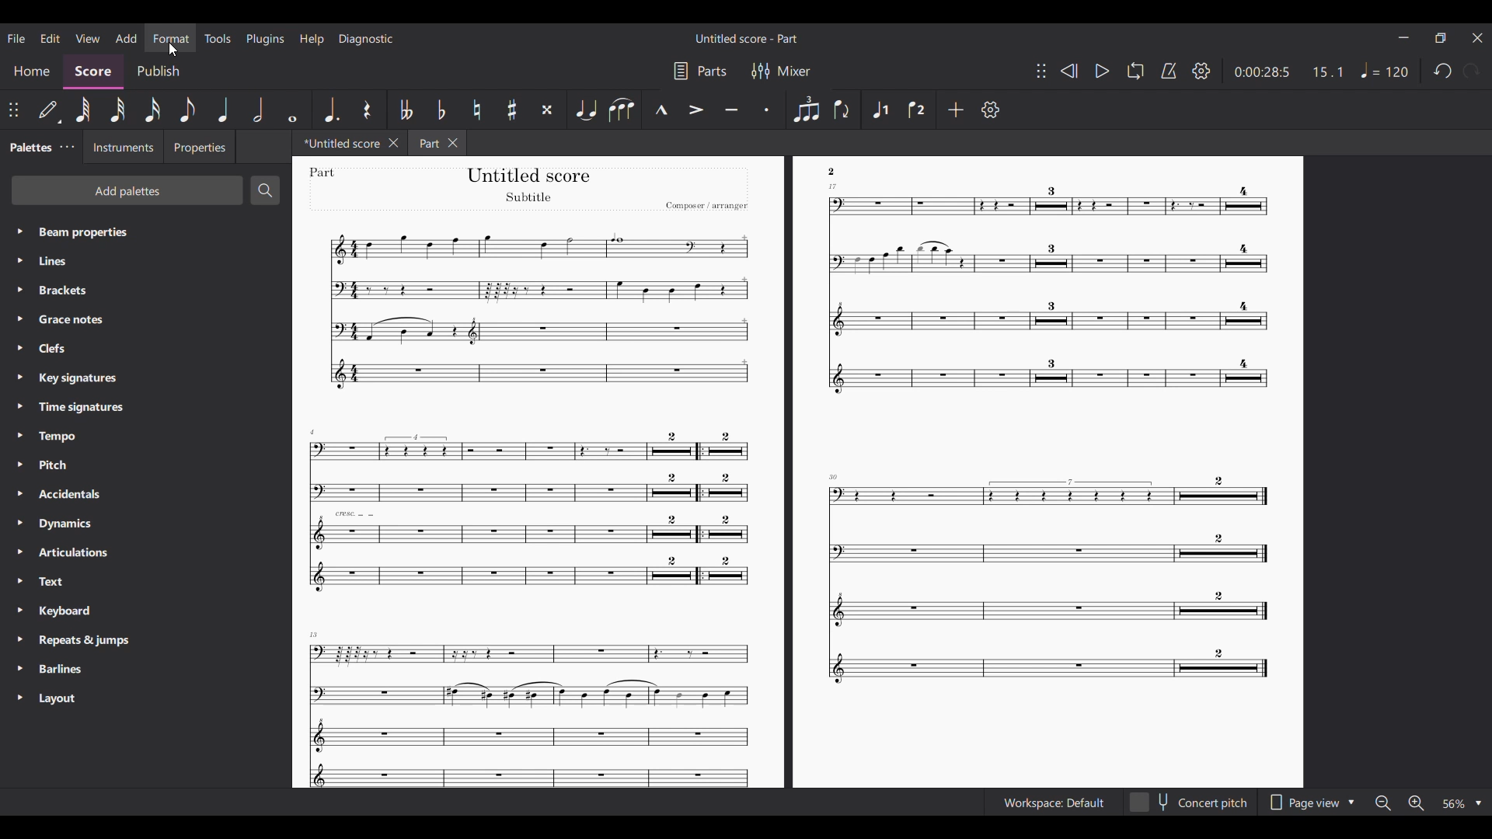 Image resolution: width=1492 pixels, height=839 pixels. I want to click on Zoom out, so click(1383, 803).